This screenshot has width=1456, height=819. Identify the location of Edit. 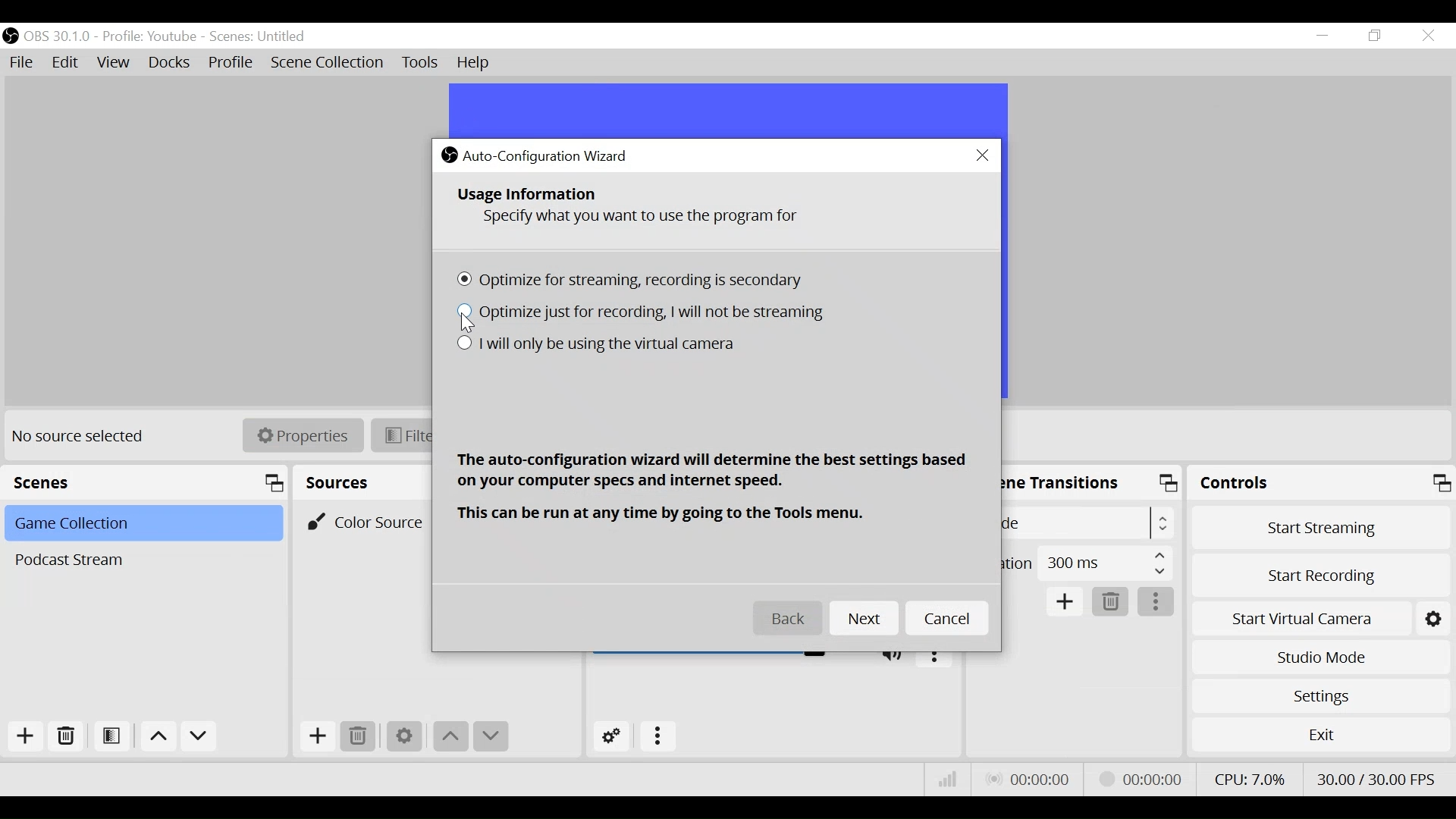
(67, 64).